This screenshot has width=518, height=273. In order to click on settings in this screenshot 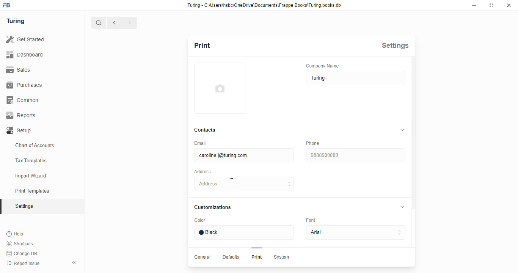, I will do `click(395, 45)`.